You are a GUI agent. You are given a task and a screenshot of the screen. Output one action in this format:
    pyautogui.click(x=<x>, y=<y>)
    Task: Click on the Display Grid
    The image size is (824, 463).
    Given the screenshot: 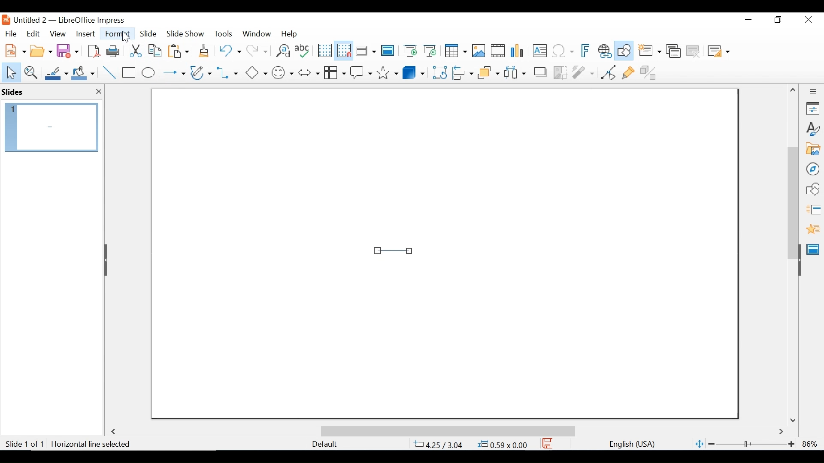 What is the action you would take?
    pyautogui.click(x=324, y=51)
    